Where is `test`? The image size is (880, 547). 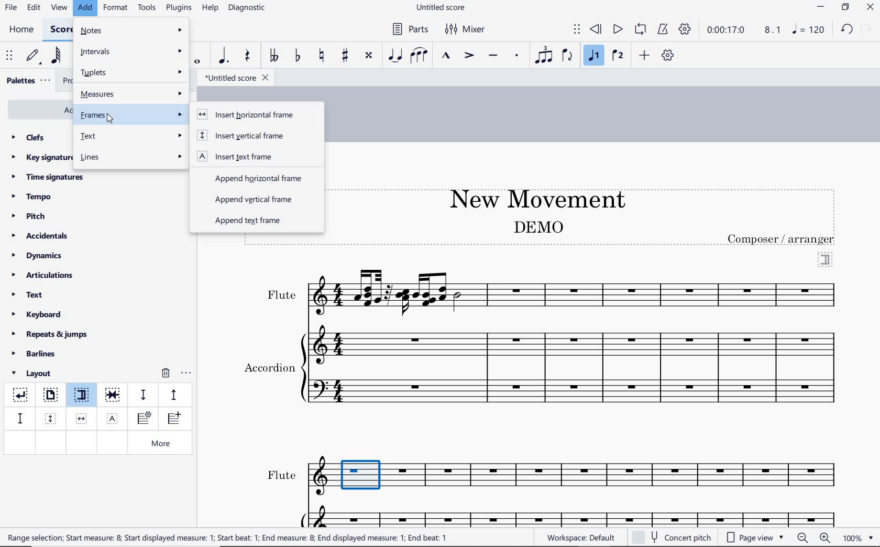 test is located at coordinates (132, 137).